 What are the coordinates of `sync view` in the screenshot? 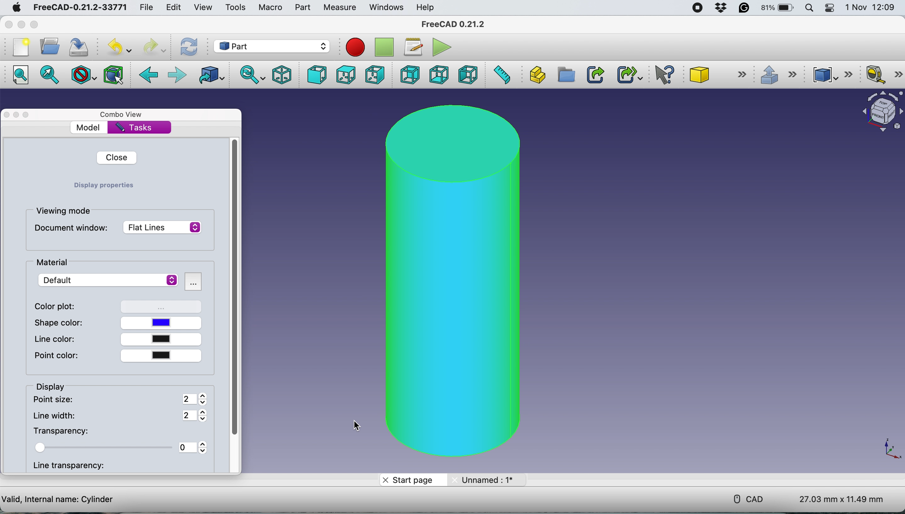 It's located at (251, 74).